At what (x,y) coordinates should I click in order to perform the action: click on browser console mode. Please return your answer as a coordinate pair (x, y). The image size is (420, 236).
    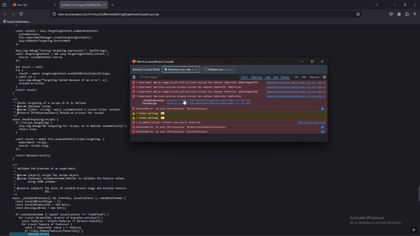
    Looking at the image, I should click on (146, 69).